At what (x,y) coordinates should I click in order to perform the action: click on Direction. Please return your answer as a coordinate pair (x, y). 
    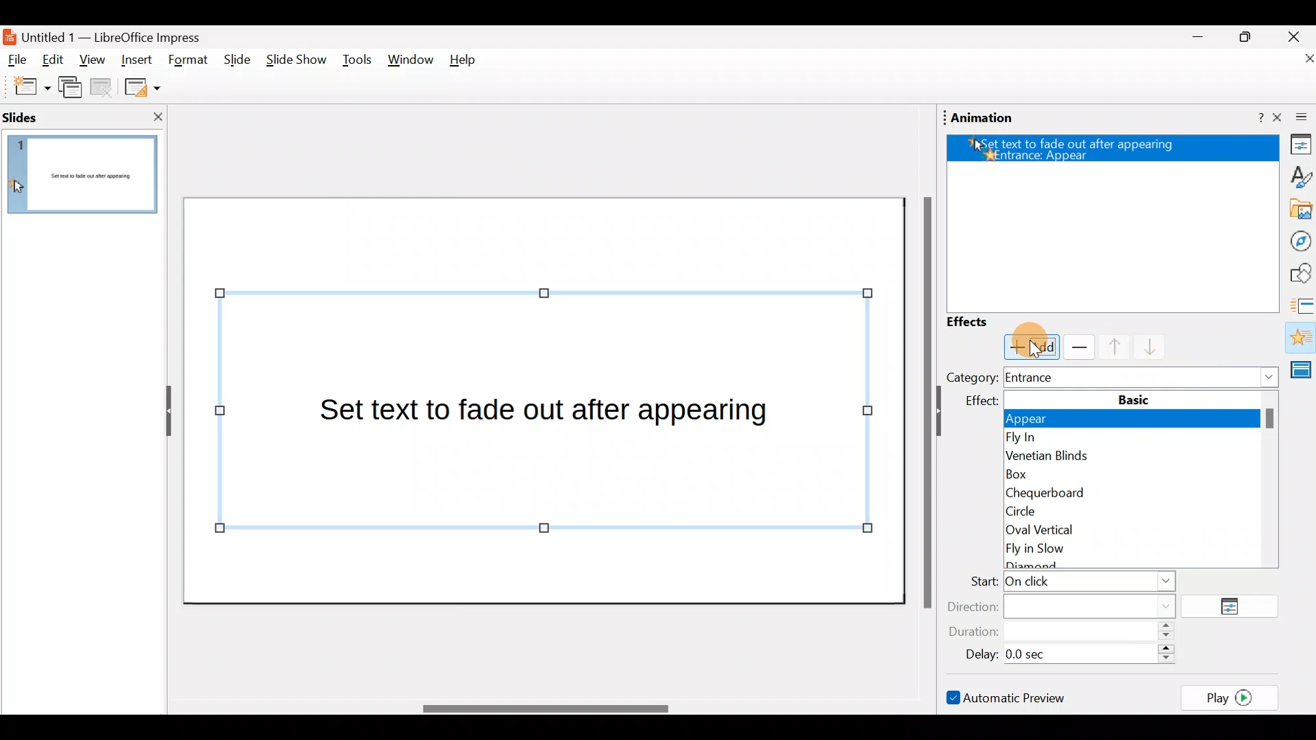
    Looking at the image, I should click on (1070, 605).